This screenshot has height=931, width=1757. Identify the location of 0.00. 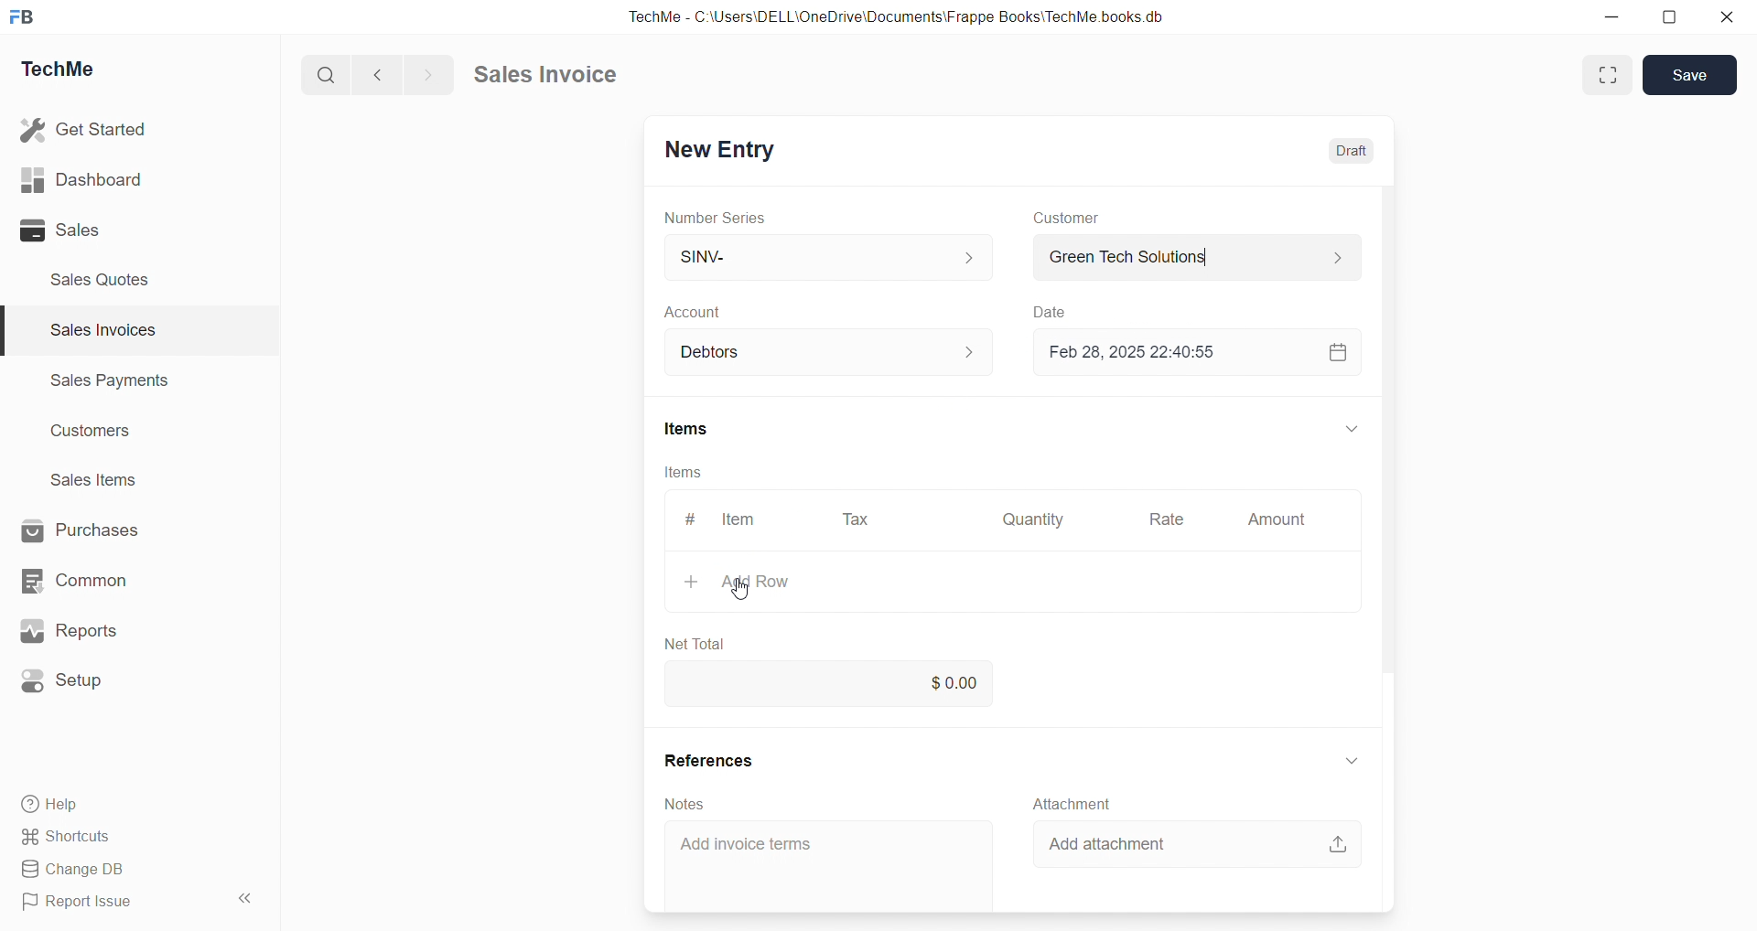
(837, 684).